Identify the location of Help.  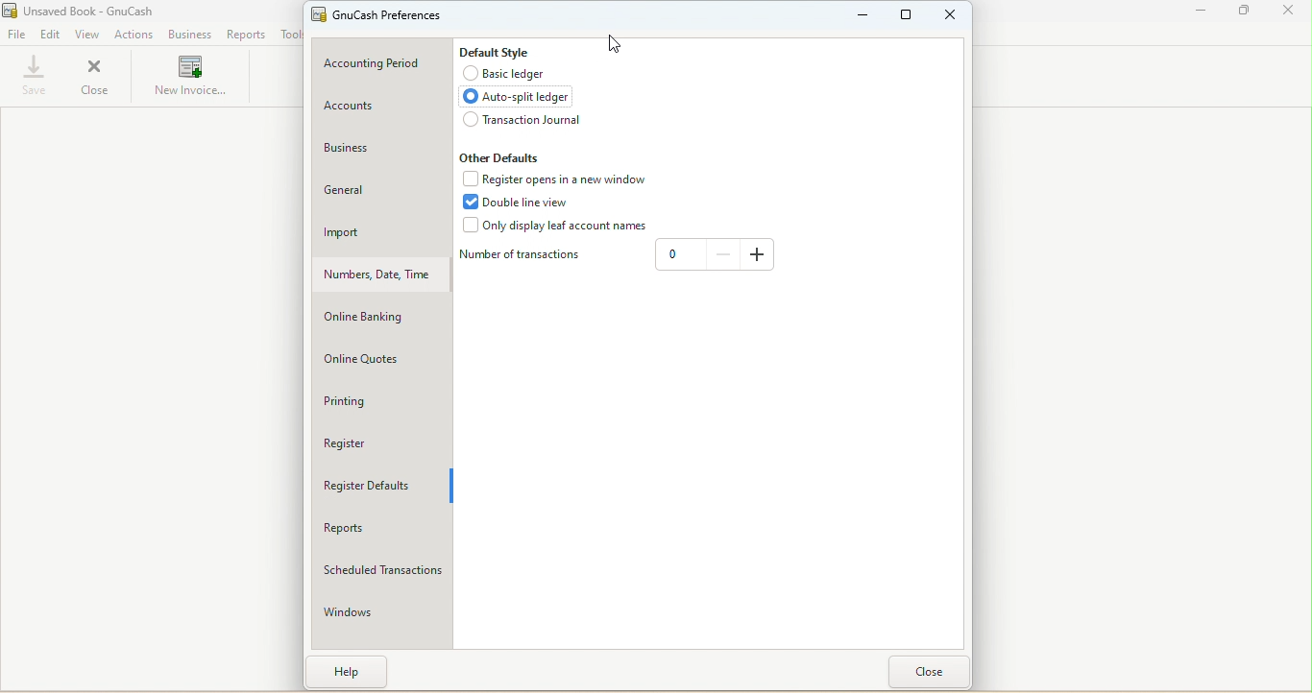
(351, 673).